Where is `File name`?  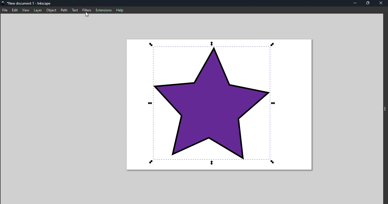 File name is located at coordinates (28, 3).